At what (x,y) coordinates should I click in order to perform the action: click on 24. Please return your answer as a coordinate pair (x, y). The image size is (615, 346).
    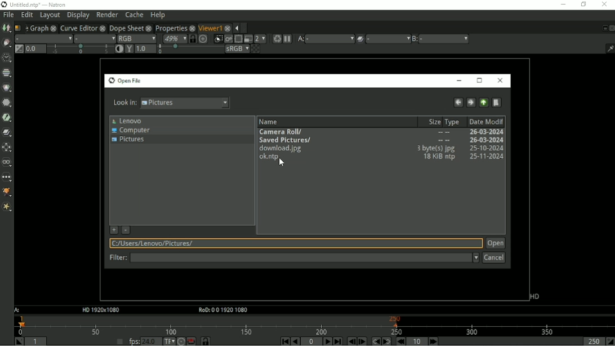
    Looking at the image, I should click on (151, 341).